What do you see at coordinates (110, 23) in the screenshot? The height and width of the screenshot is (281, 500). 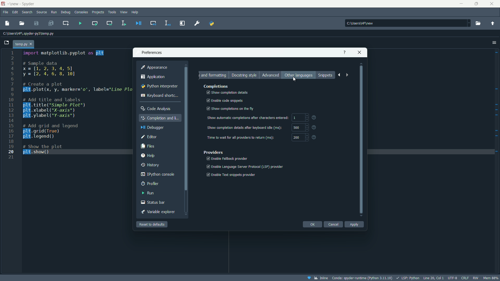 I see `run current cell and go to the next one` at bounding box center [110, 23].